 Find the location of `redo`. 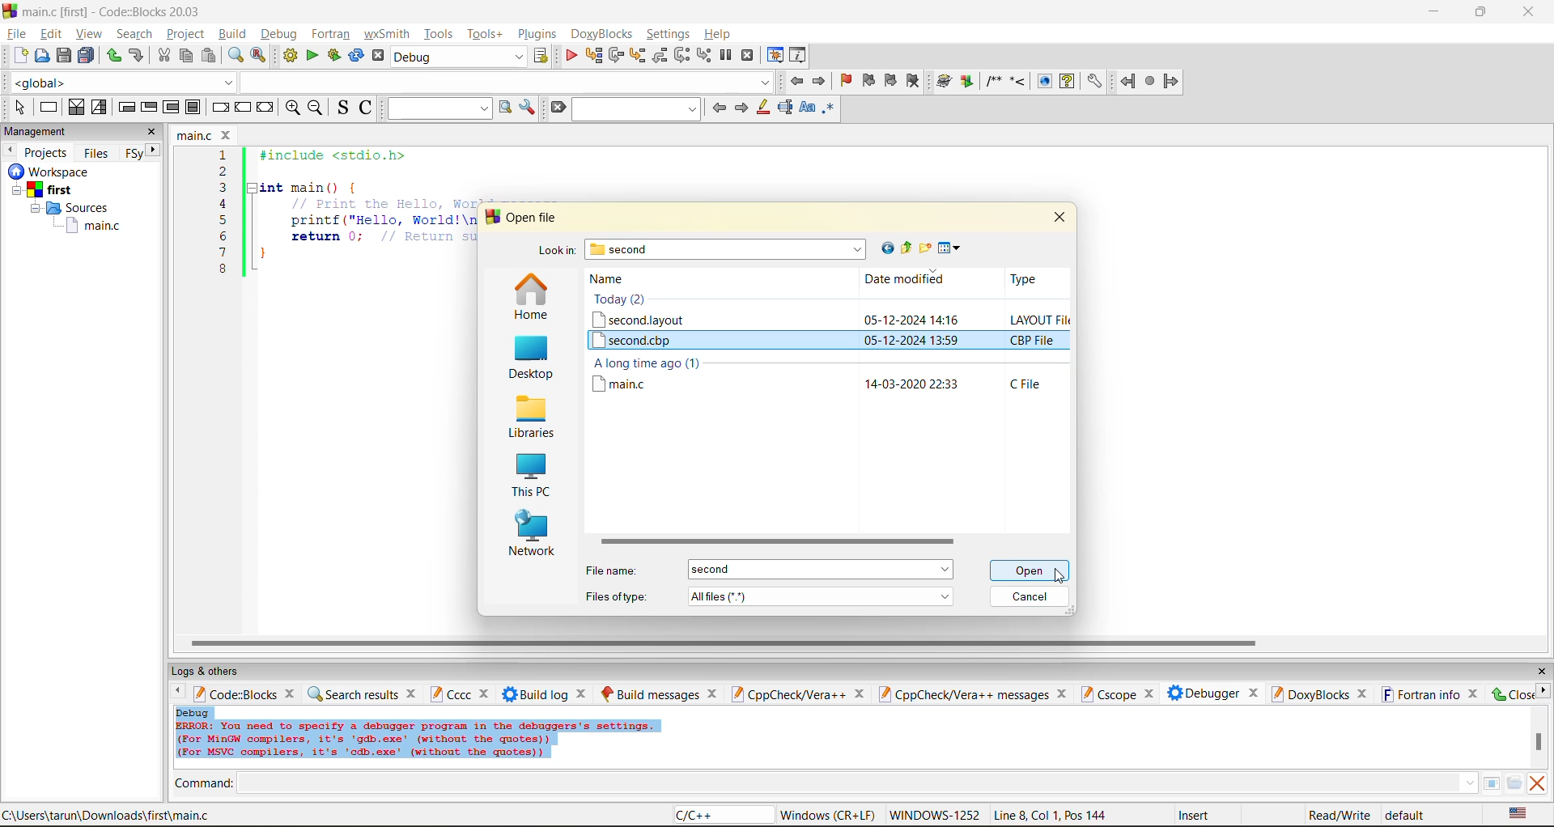

redo is located at coordinates (113, 56).